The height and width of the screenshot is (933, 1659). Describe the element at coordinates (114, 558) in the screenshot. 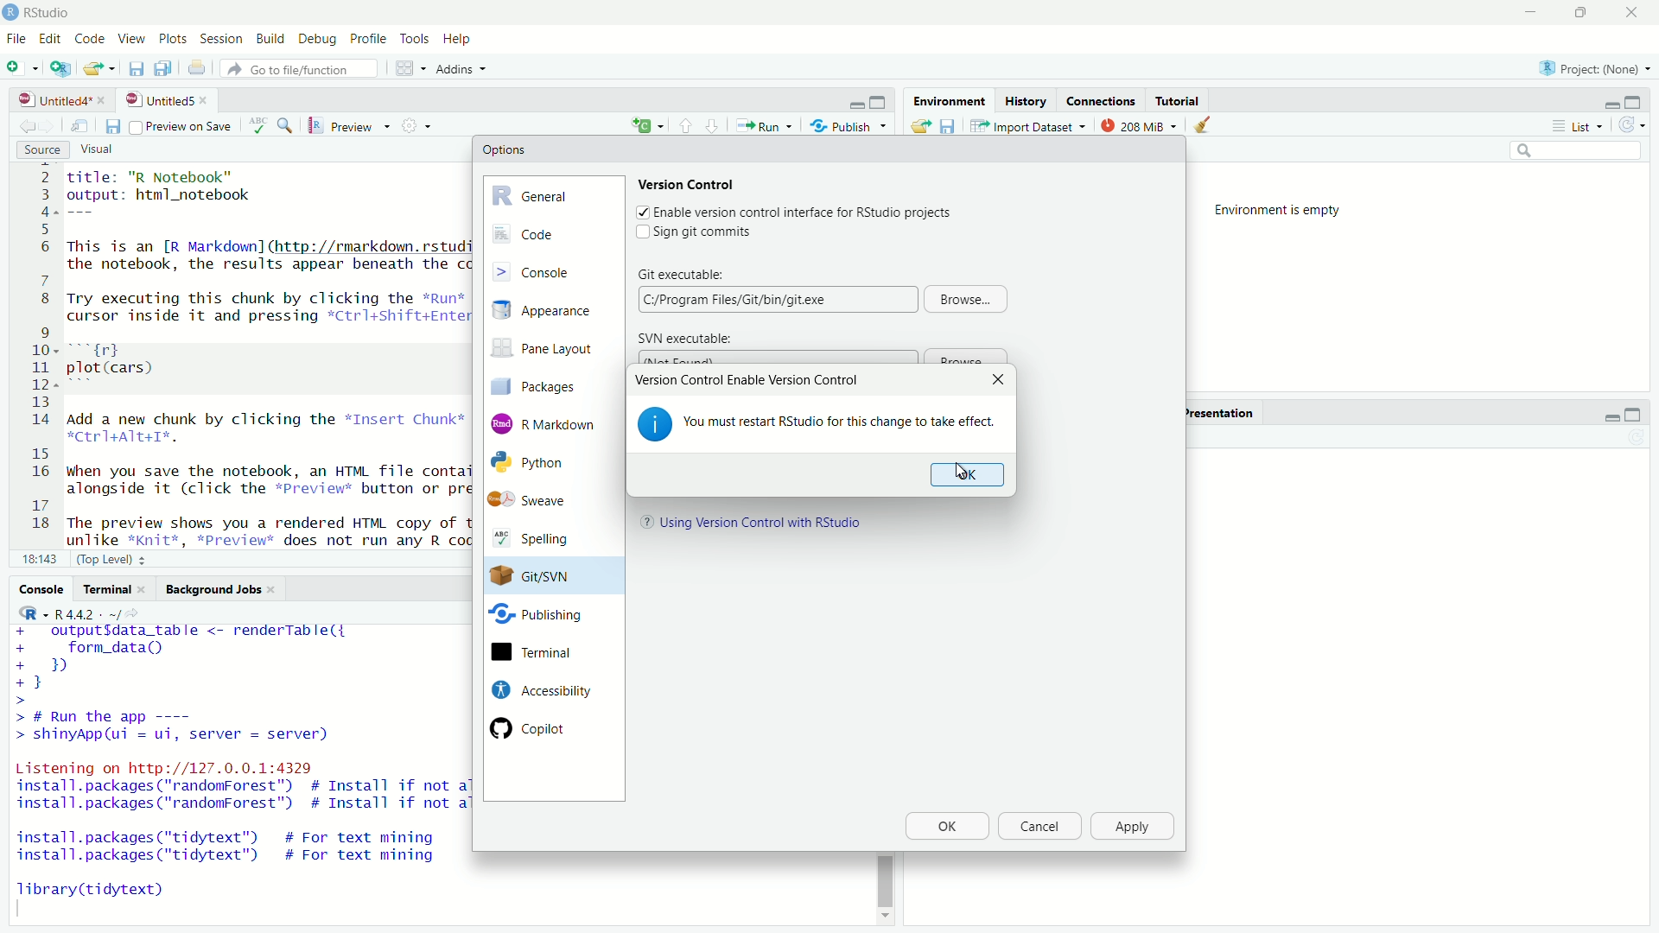

I see `(Top Level)` at that location.